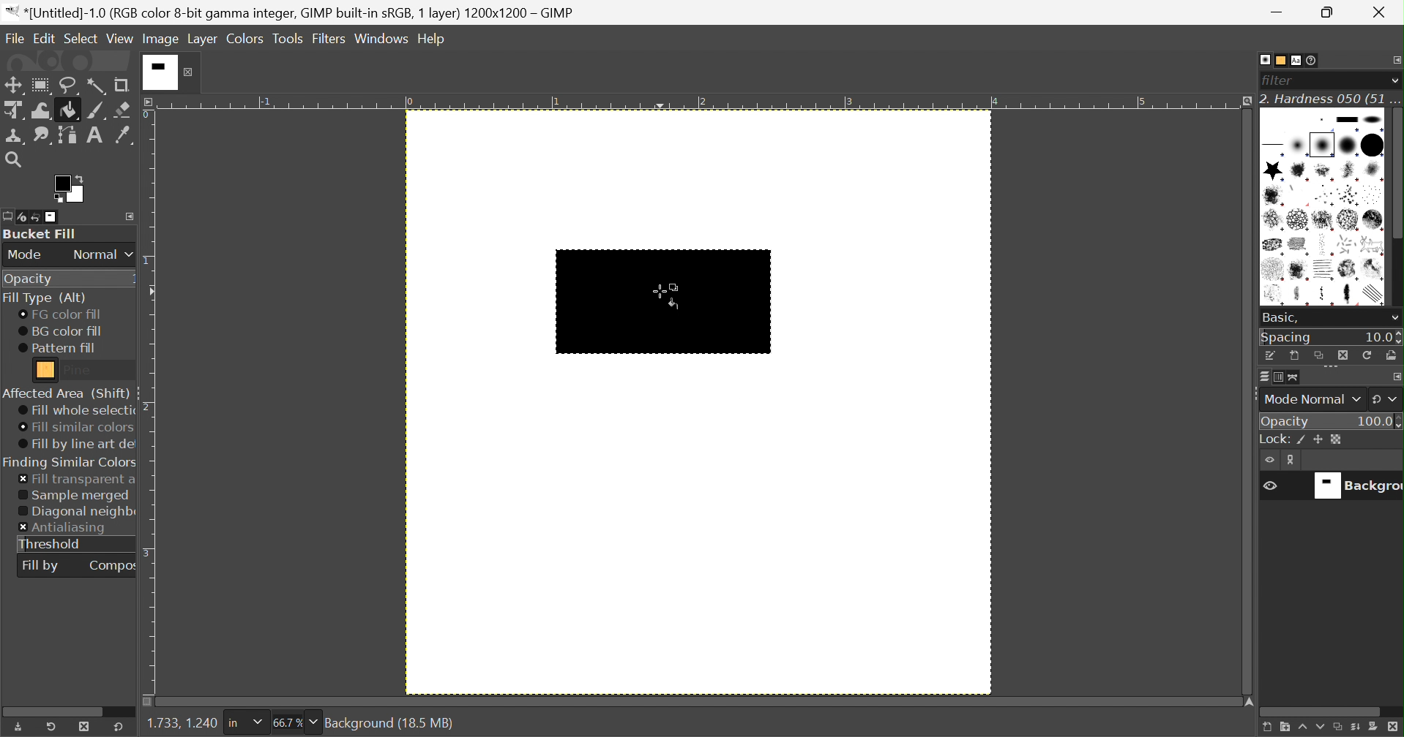 Image resolution: width=1404 pixels, height=737 pixels. What do you see at coordinates (1348, 270) in the screenshot?
I see `Oils` at bounding box center [1348, 270].